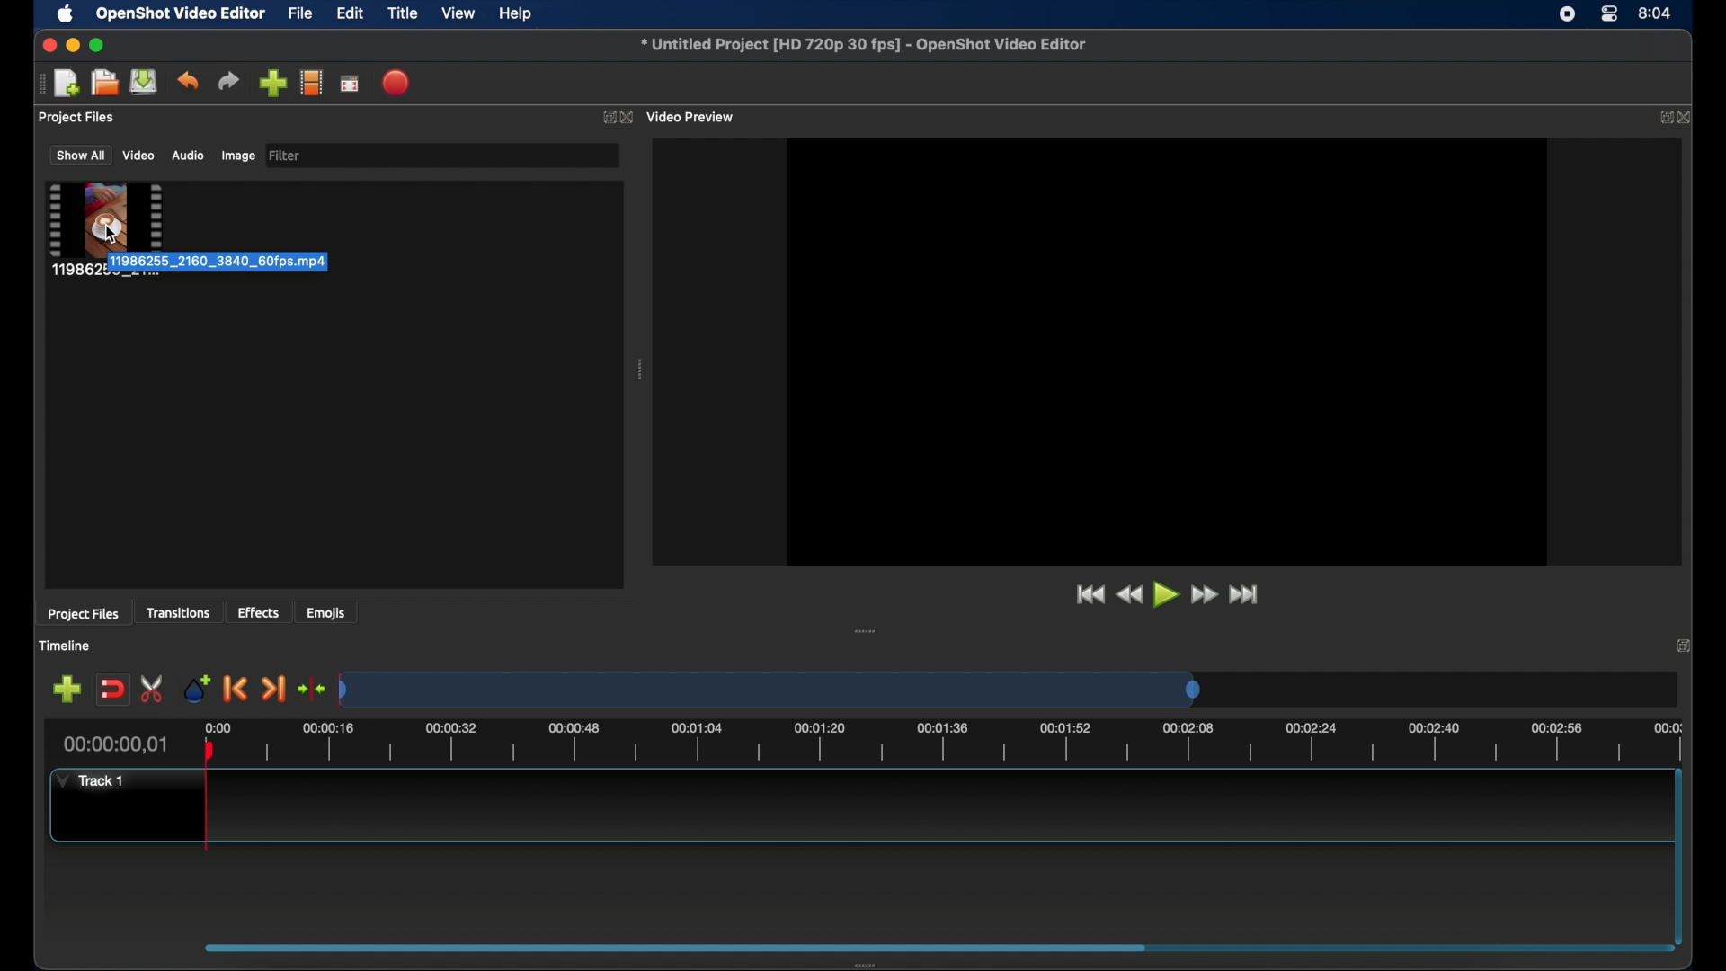  Describe the element at coordinates (640, 370) in the screenshot. I see `drag handle` at that location.